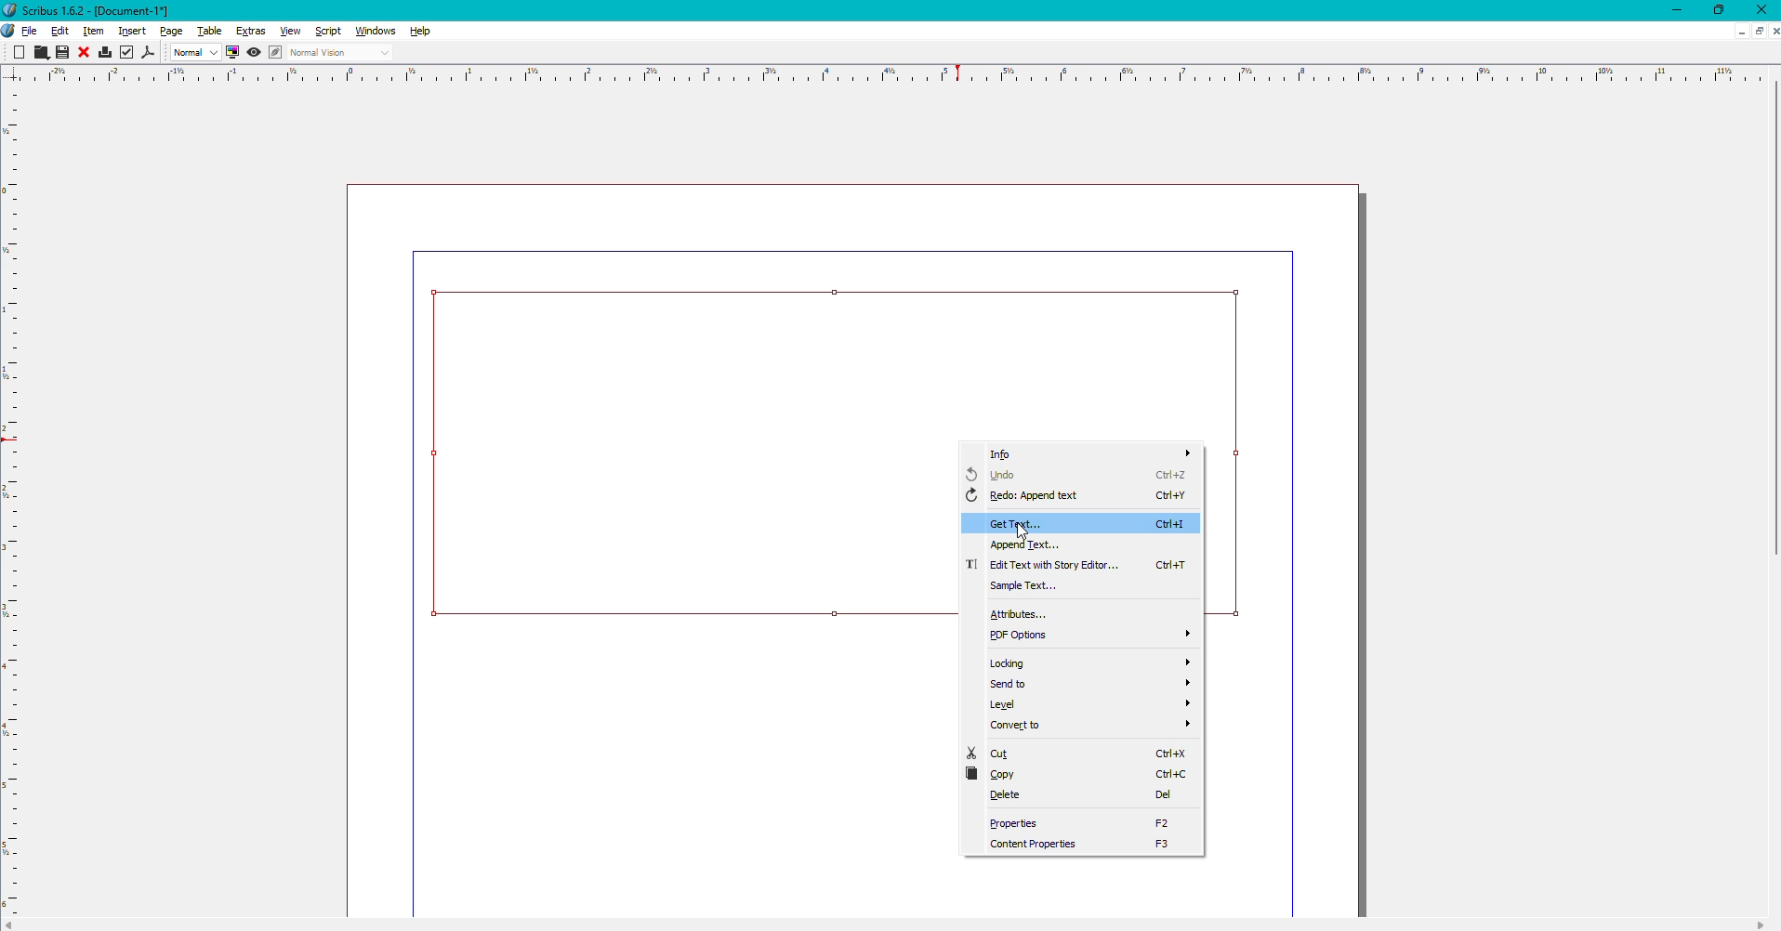 This screenshot has height=931, width=1781. I want to click on Sample text, so click(1020, 585).